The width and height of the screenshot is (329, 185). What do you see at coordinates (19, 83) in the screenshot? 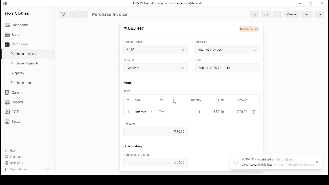
I see `Purchase ltems` at bounding box center [19, 83].